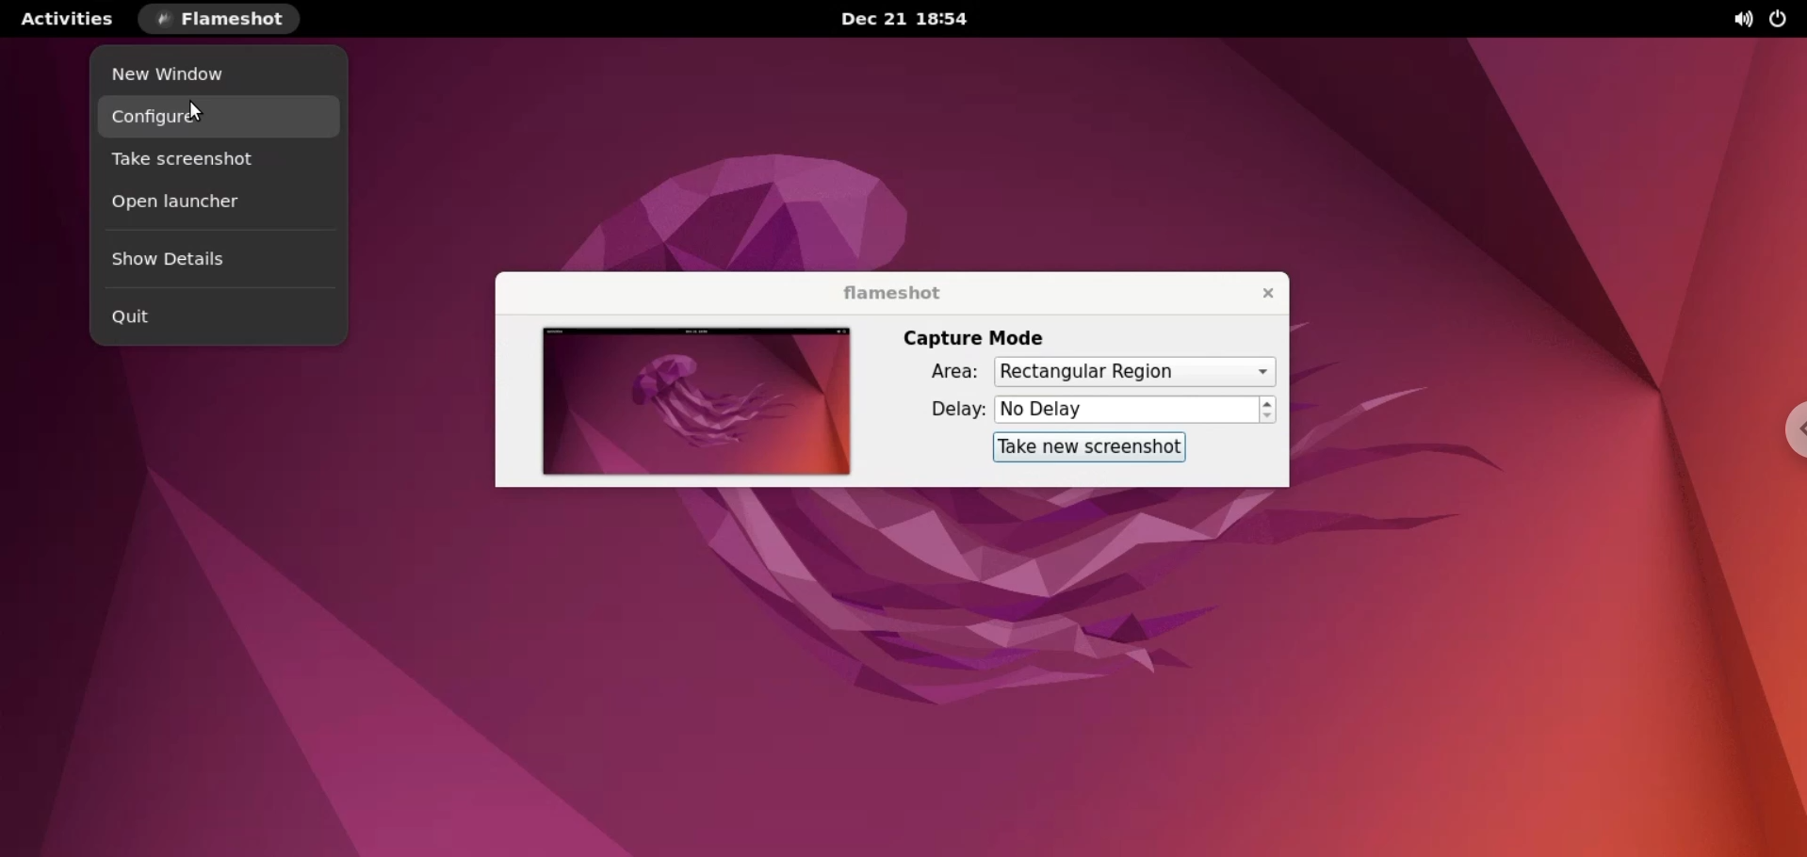 The height and width of the screenshot is (857, 1807). What do you see at coordinates (691, 403) in the screenshot?
I see `screenshot preview` at bounding box center [691, 403].